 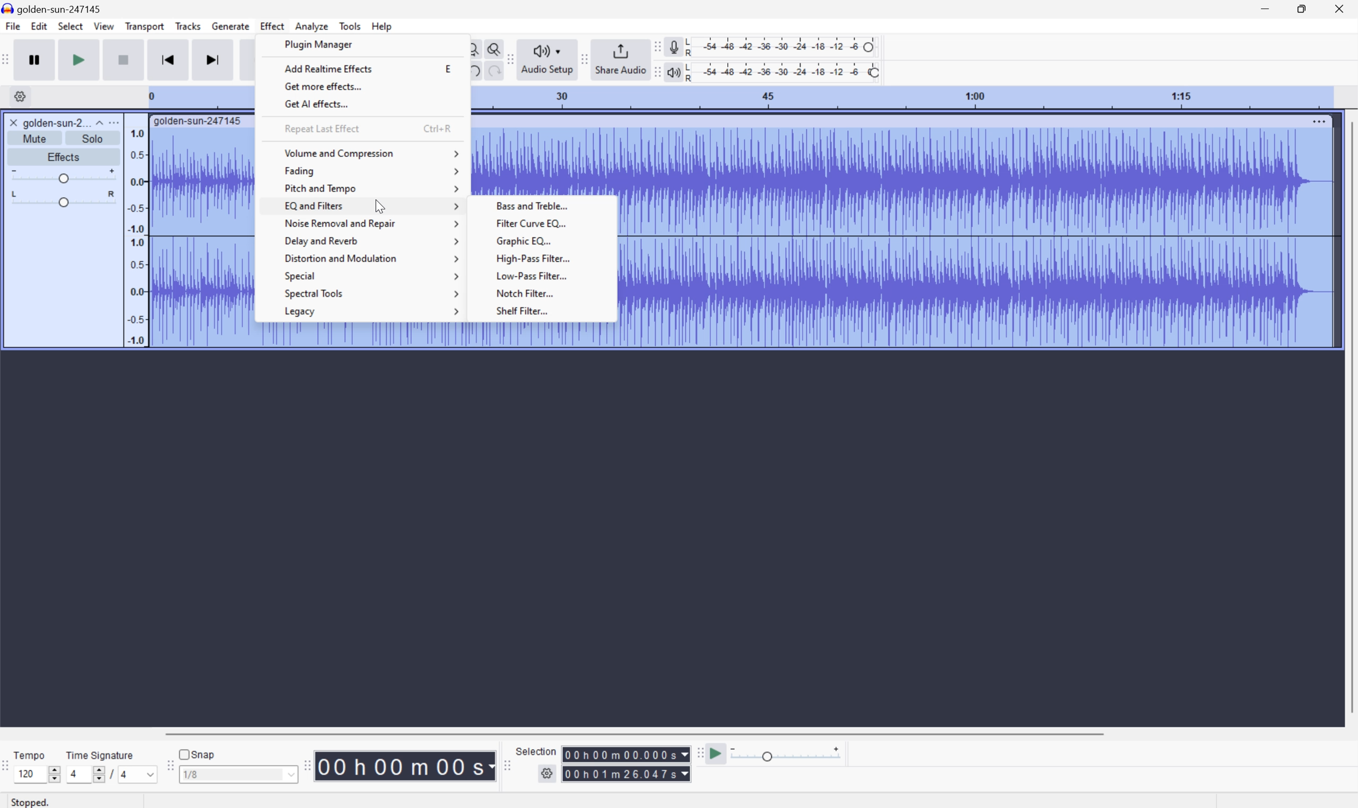 What do you see at coordinates (380, 203) in the screenshot?
I see `Cursor` at bounding box center [380, 203].